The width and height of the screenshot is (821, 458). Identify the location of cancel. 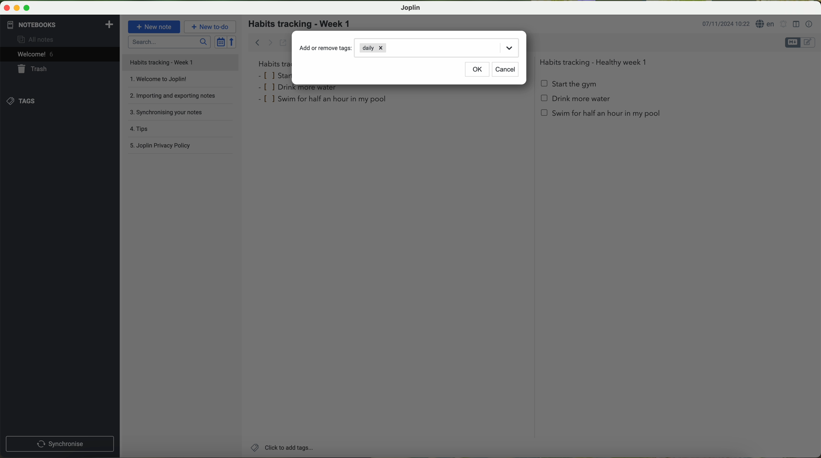
(505, 70).